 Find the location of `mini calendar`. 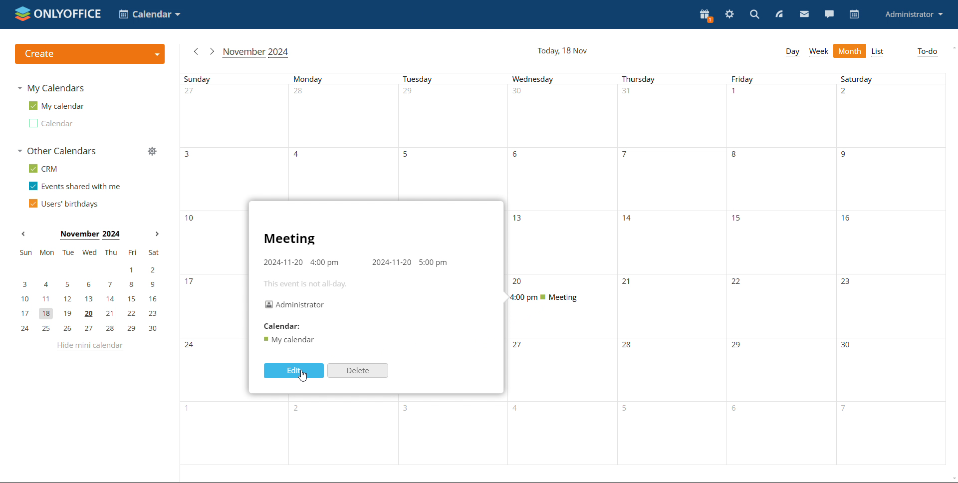

mini calendar is located at coordinates (89, 291).